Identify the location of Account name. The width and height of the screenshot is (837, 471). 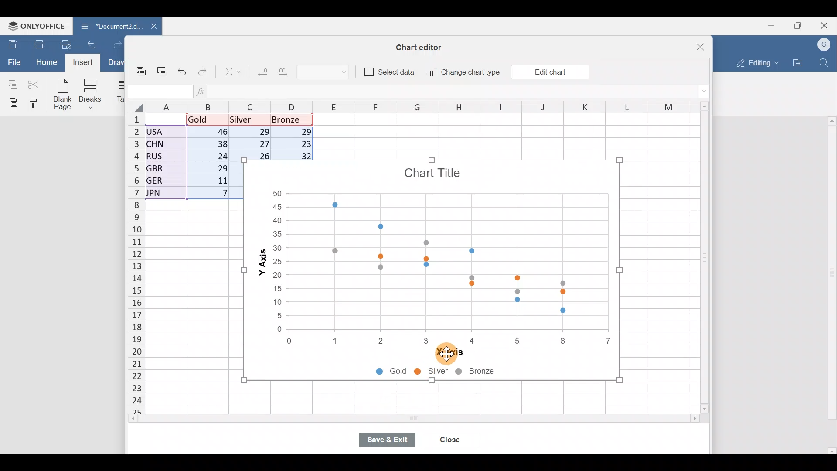
(825, 44).